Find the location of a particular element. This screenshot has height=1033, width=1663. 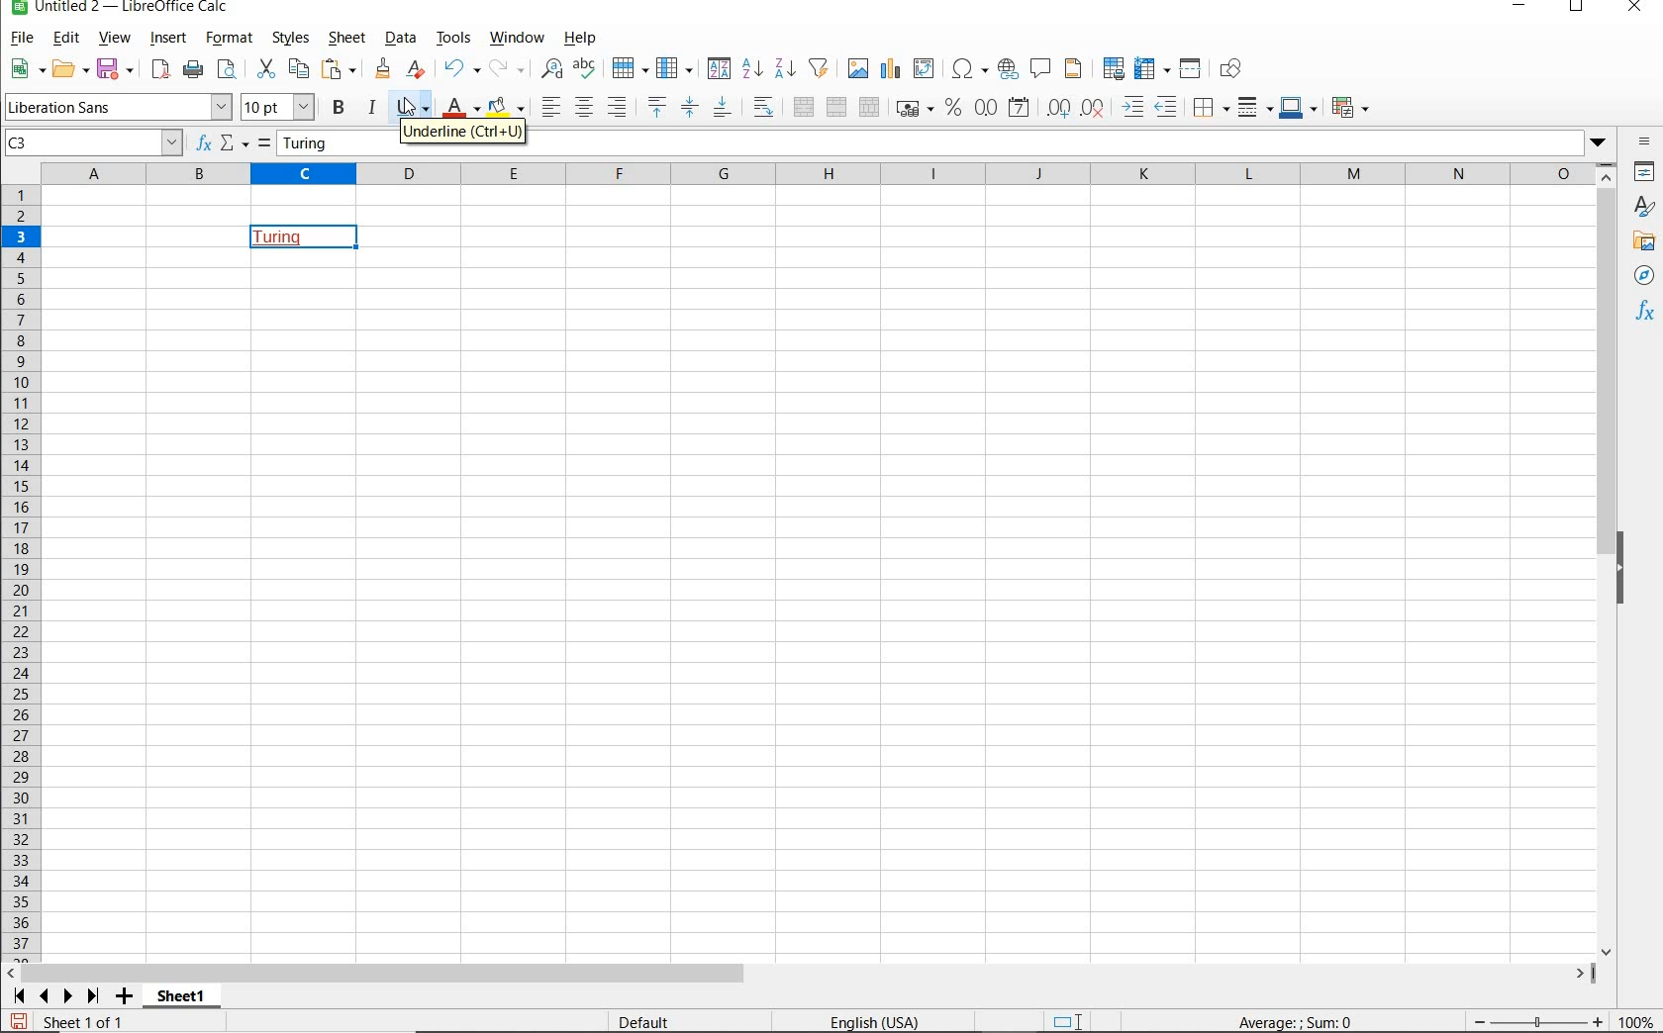

SAVE is located at coordinates (19, 1021).